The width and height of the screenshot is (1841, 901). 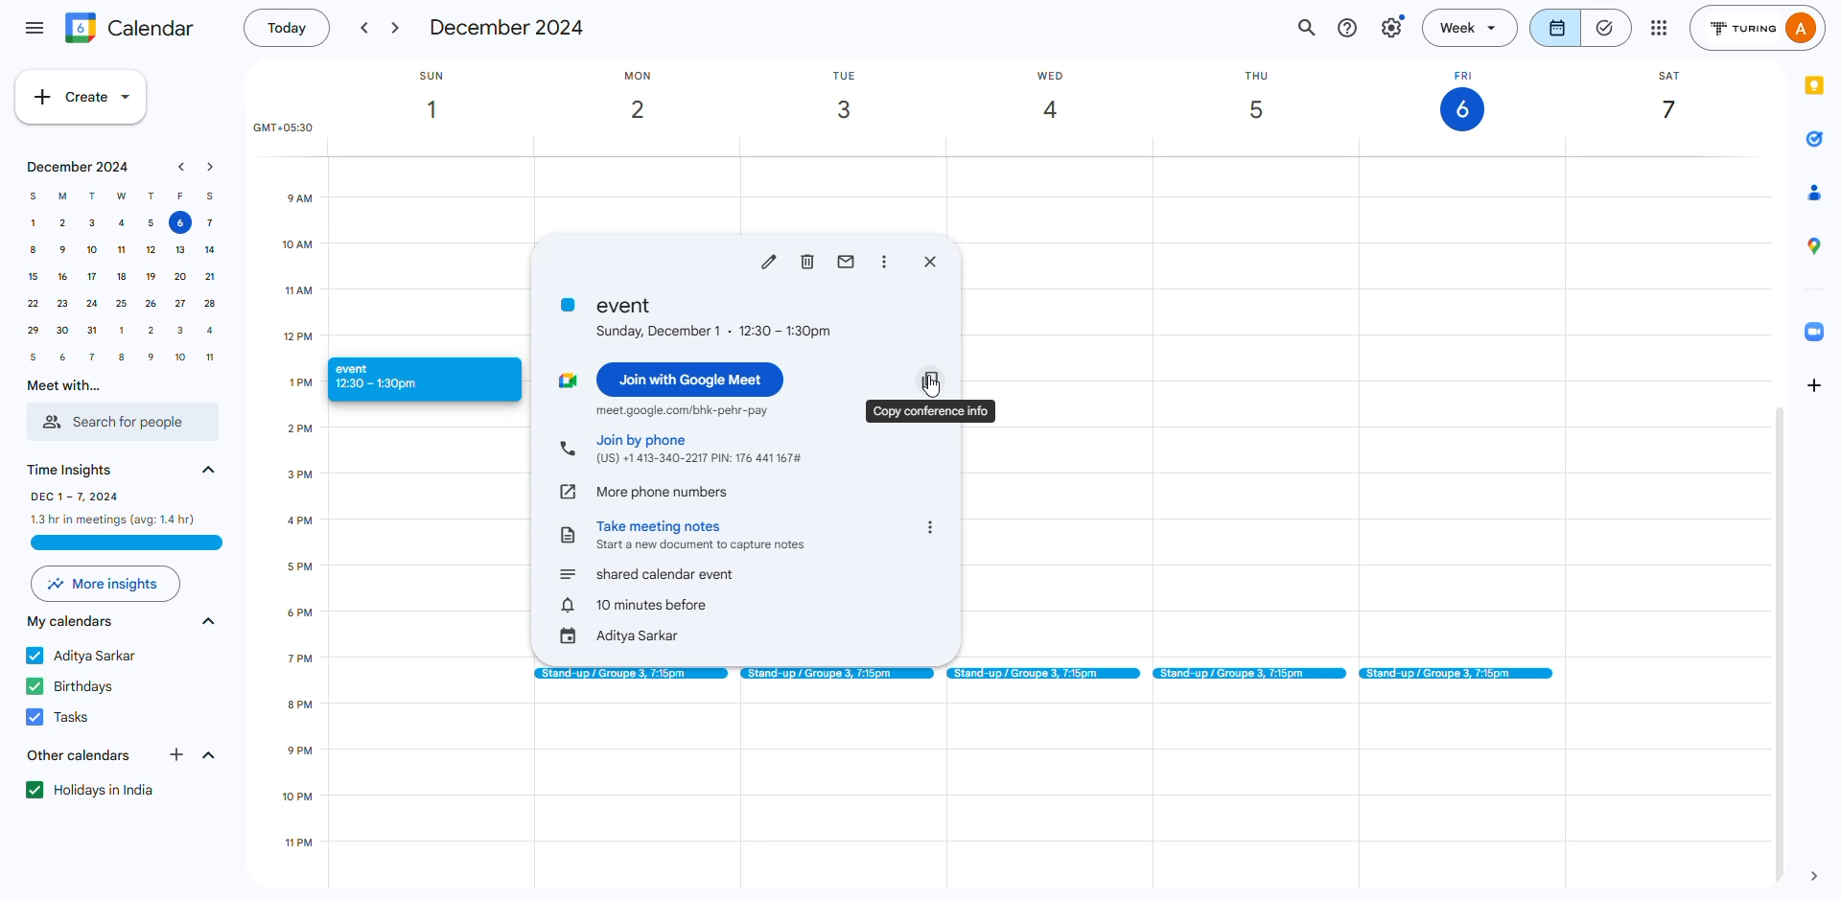 I want to click on scroll, so click(x=1778, y=644).